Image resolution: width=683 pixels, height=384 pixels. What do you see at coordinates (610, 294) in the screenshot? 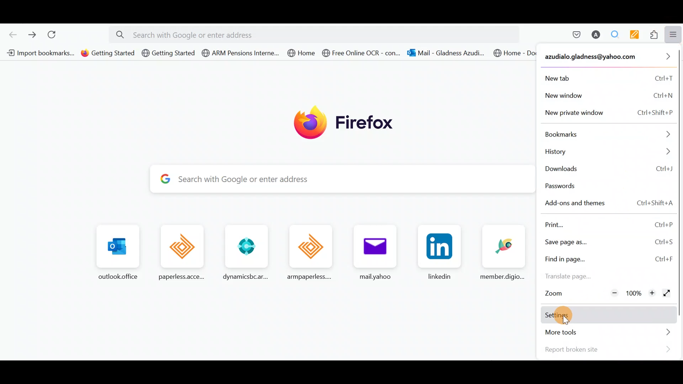
I see `Zoom out` at bounding box center [610, 294].